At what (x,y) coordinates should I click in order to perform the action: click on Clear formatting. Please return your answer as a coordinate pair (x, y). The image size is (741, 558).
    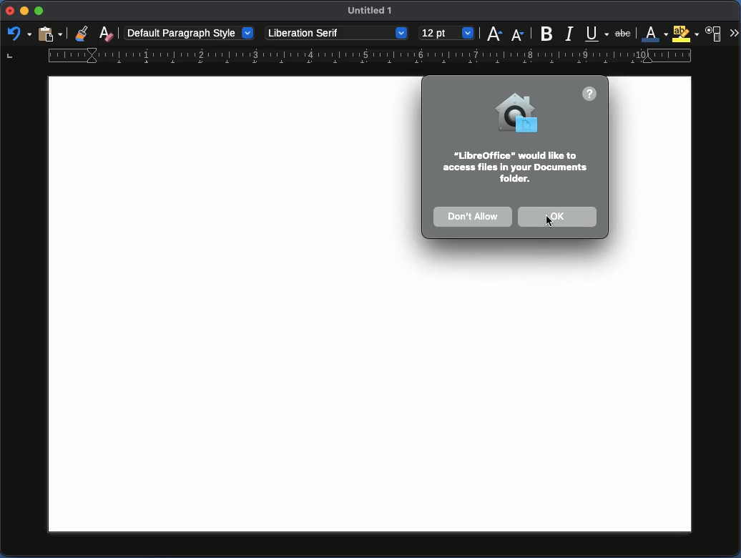
    Looking at the image, I should click on (106, 32).